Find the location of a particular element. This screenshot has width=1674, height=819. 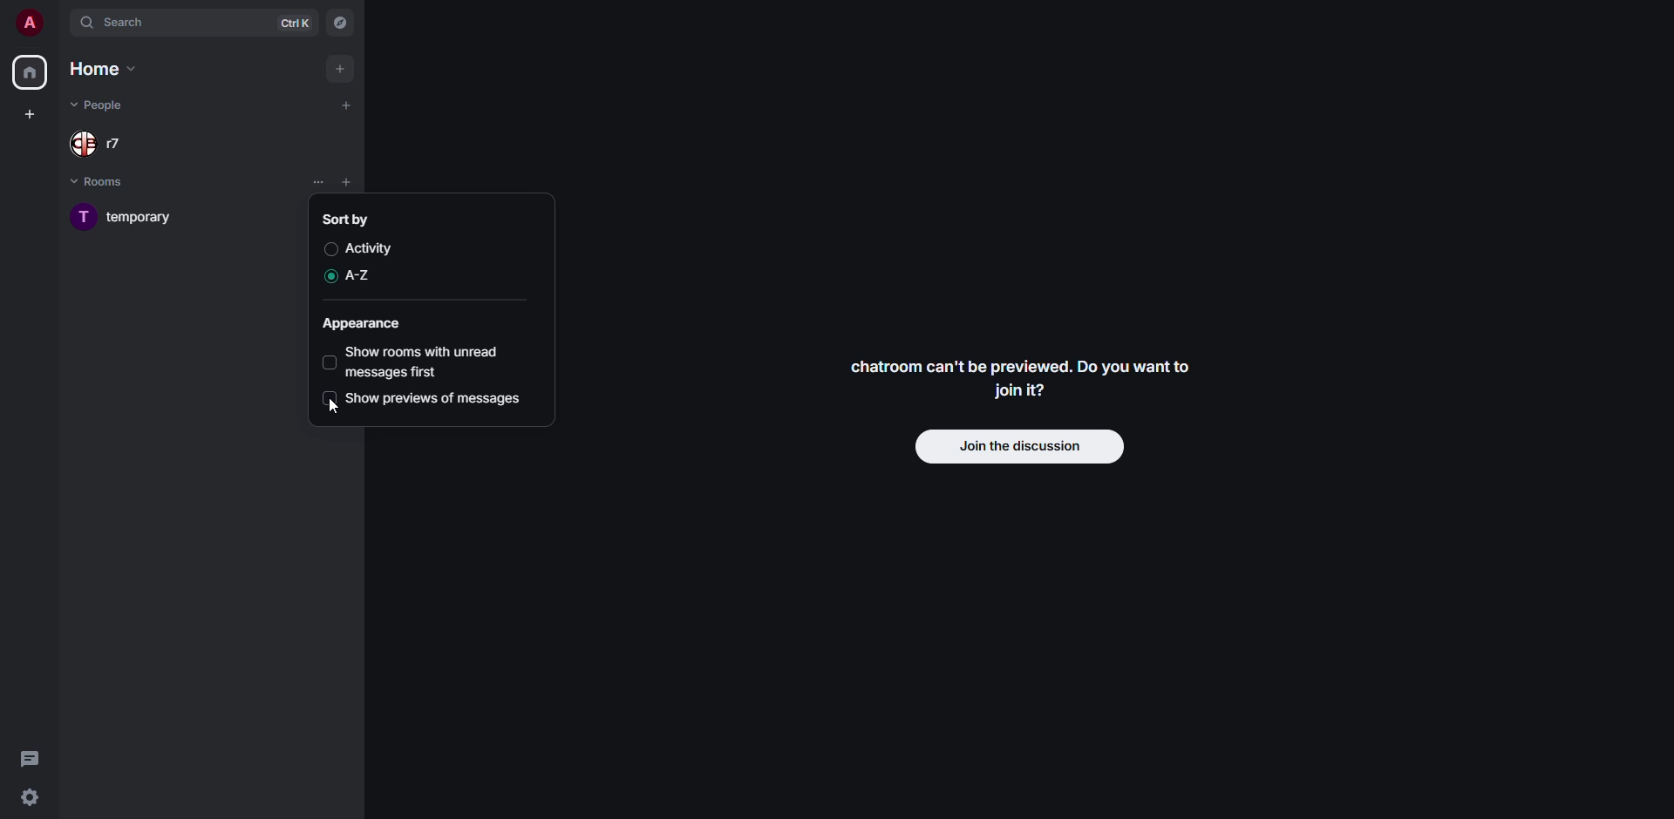

a-z is located at coordinates (361, 274).